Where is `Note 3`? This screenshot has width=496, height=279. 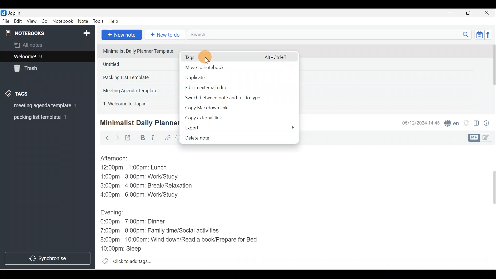
Note 3 is located at coordinates (137, 78).